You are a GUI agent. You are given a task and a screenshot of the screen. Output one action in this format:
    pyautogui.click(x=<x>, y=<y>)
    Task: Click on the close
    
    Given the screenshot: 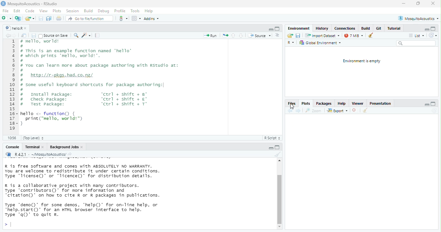 What is the action you would take?
    pyautogui.click(x=27, y=27)
    